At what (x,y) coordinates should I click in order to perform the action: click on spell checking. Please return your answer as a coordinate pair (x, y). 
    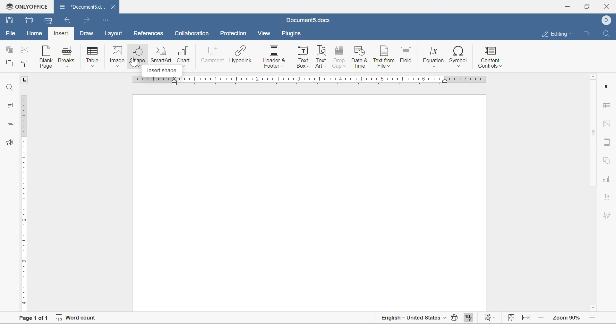
    Looking at the image, I should click on (468, 318).